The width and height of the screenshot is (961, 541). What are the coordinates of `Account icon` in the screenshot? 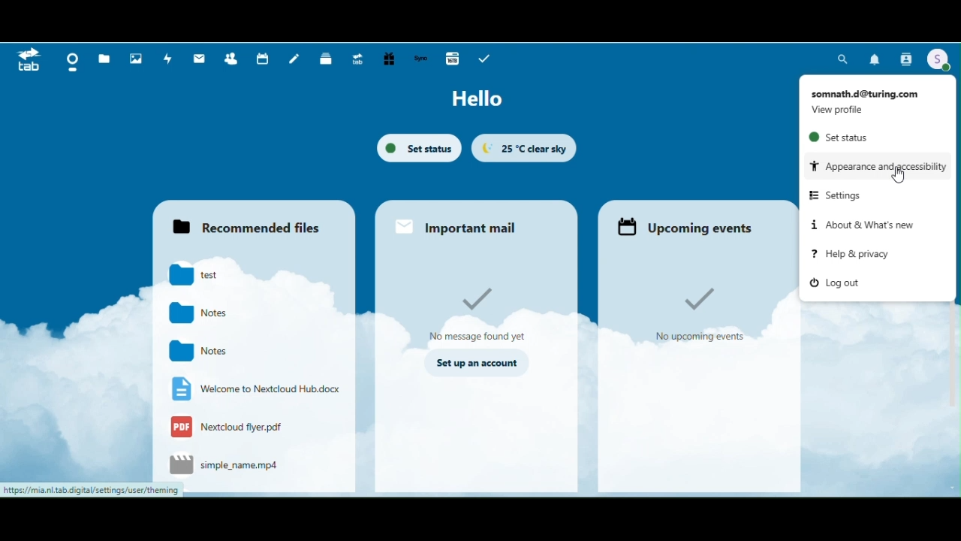 It's located at (939, 60).